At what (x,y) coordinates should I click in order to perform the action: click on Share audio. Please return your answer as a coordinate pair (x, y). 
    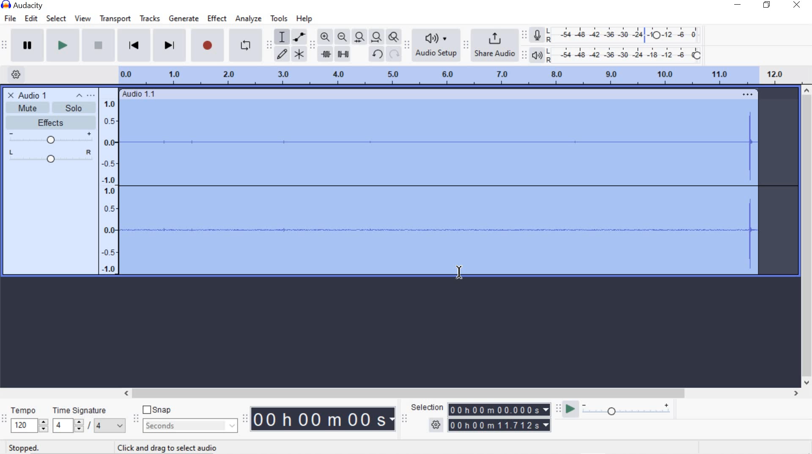
    Looking at the image, I should click on (496, 46).